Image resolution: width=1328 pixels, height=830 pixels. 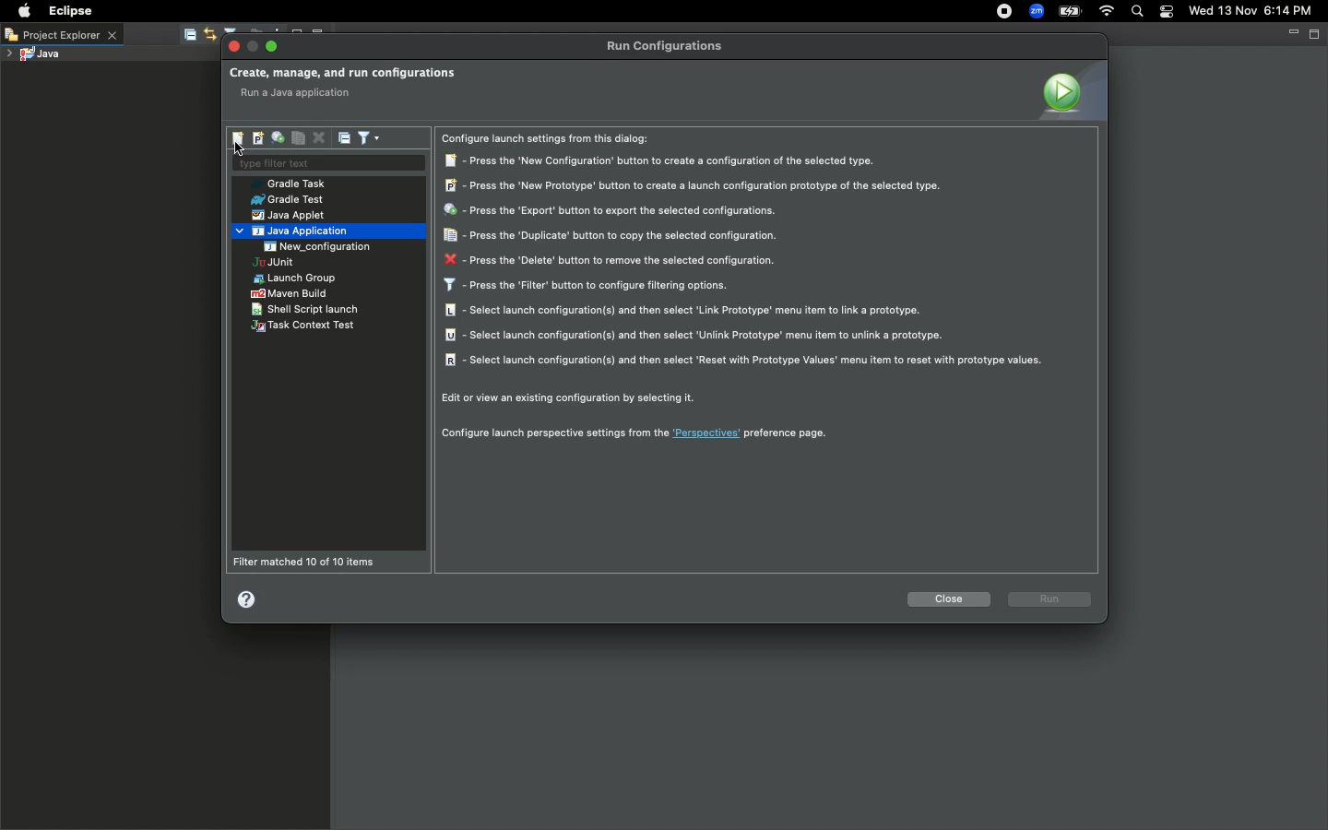 I want to click on Search, so click(x=1136, y=13).